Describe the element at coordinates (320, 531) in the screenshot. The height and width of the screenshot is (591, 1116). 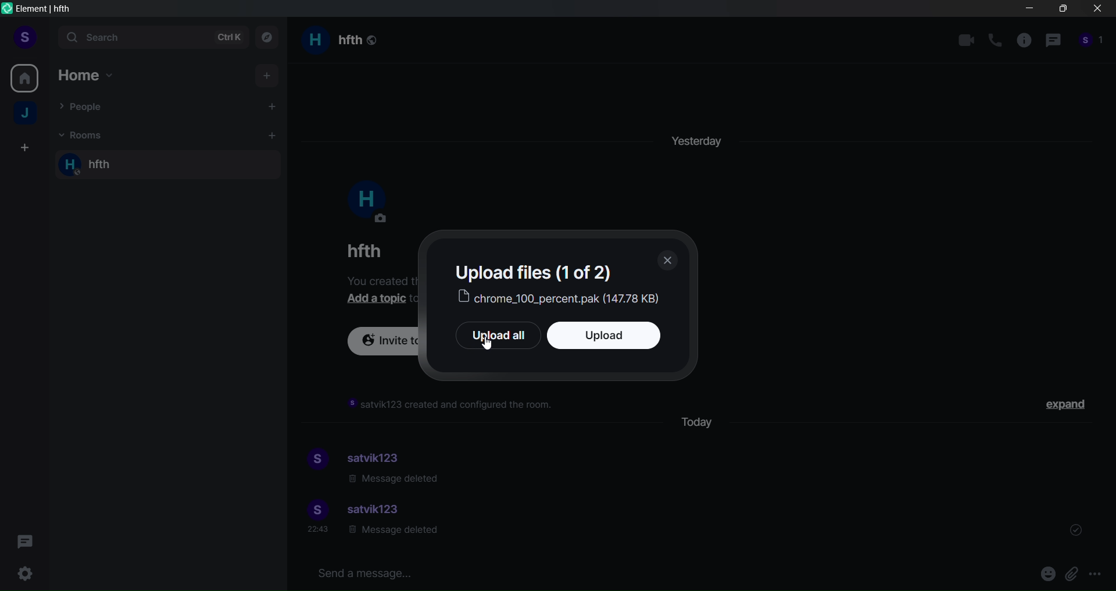
I see `time` at that location.